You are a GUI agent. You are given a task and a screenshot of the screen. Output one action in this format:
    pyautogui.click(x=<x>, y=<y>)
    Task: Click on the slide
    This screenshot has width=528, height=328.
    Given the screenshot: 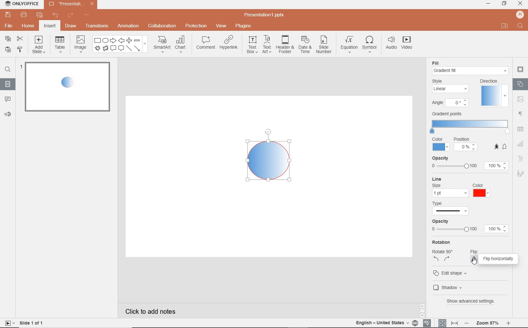 What is the action you would take?
    pyautogui.click(x=66, y=88)
    